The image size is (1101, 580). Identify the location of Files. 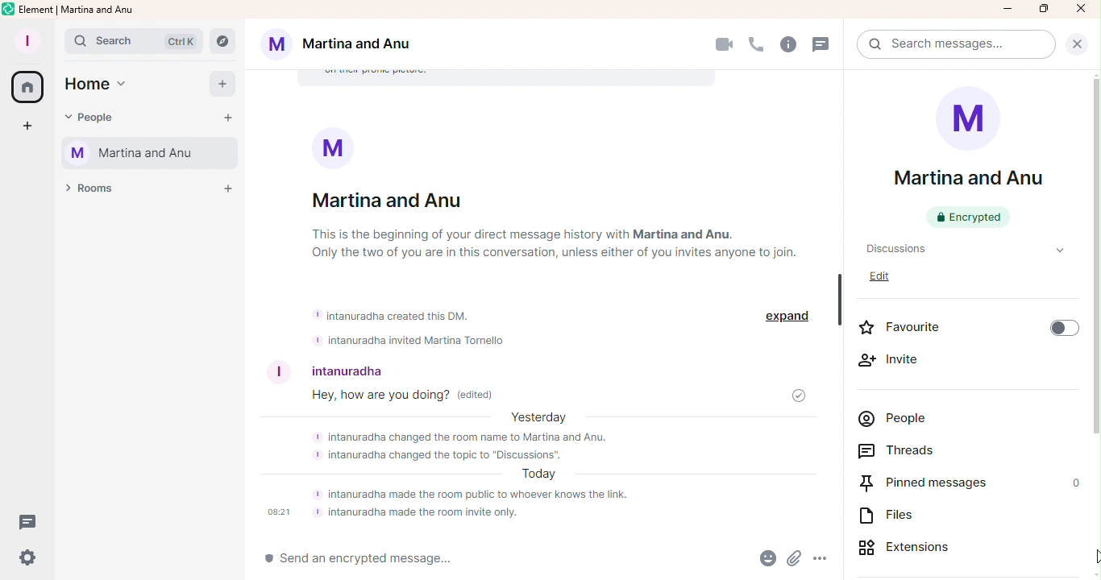
(883, 517).